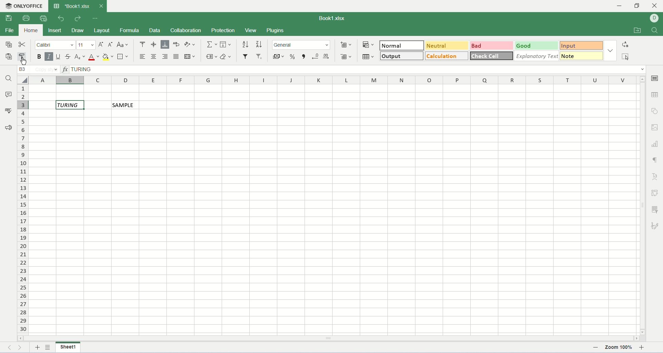 This screenshot has height=353, width=663. What do you see at coordinates (260, 57) in the screenshot?
I see `remove` at bounding box center [260, 57].